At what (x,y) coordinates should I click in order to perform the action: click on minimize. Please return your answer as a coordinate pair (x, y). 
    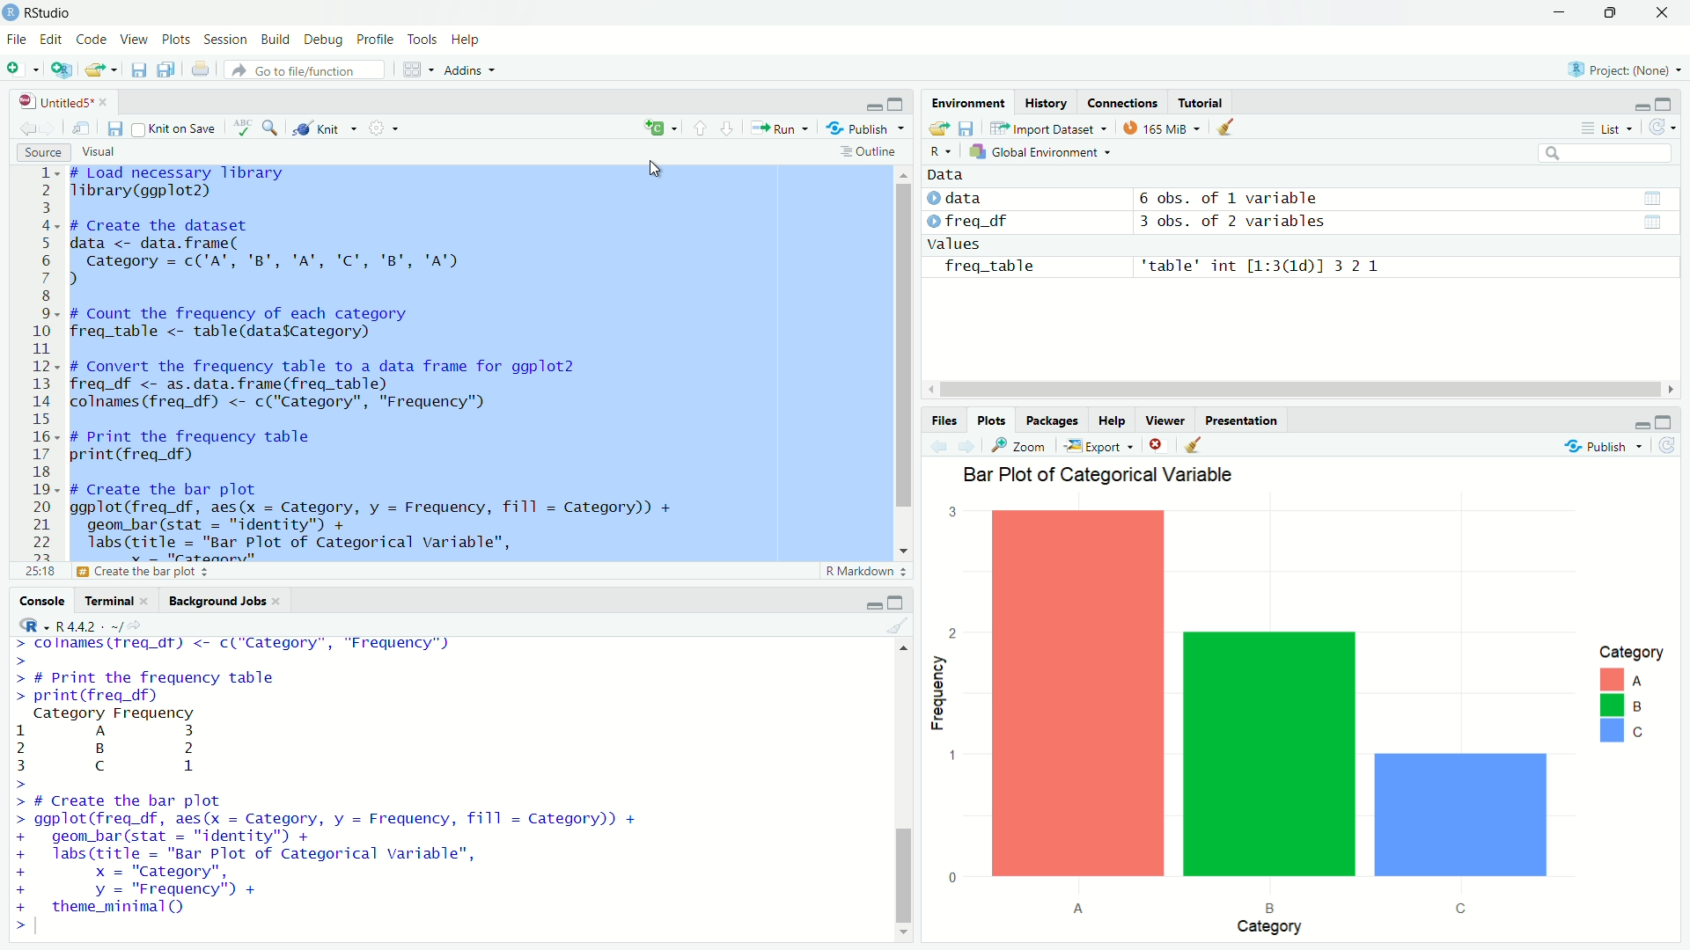
    Looking at the image, I should click on (1640, 106).